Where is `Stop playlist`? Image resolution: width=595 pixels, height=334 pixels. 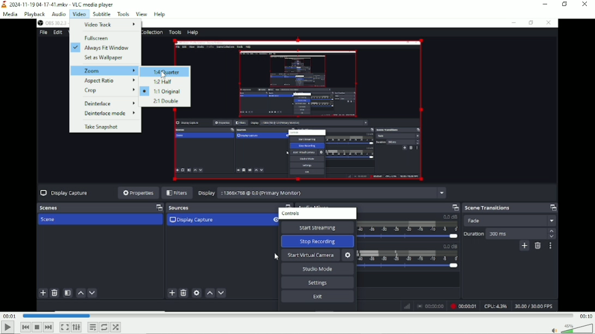 Stop playlist is located at coordinates (37, 327).